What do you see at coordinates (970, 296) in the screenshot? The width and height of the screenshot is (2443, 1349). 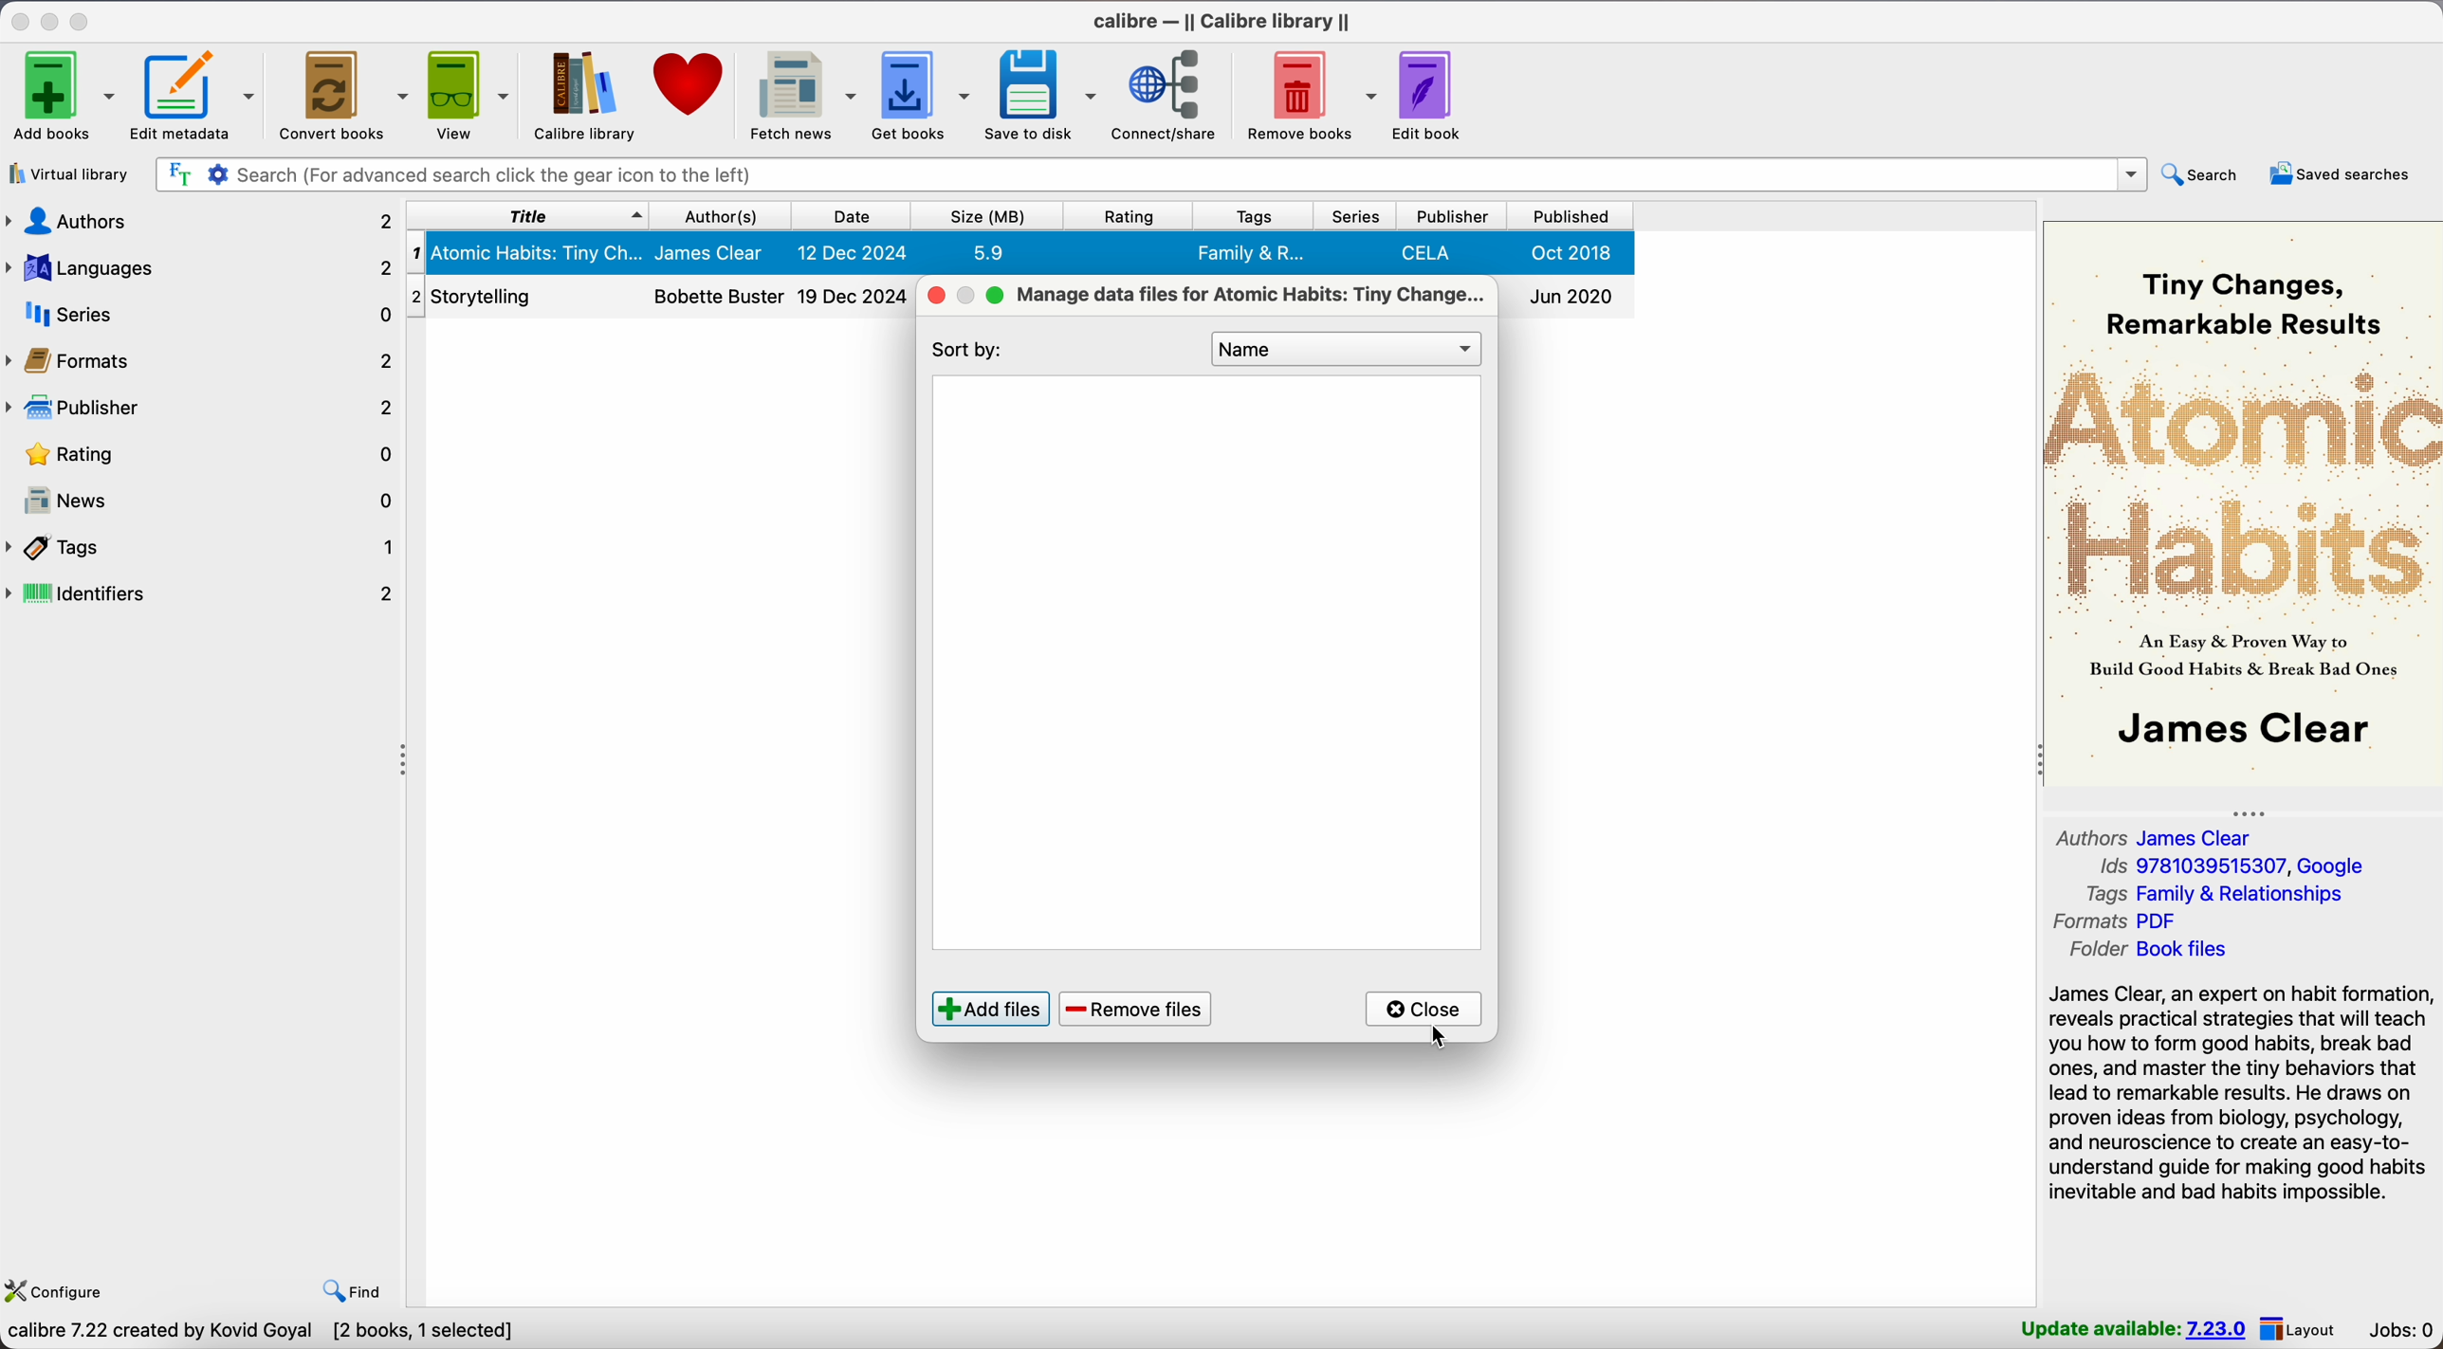 I see `disable minimize` at bounding box center [970, 296].